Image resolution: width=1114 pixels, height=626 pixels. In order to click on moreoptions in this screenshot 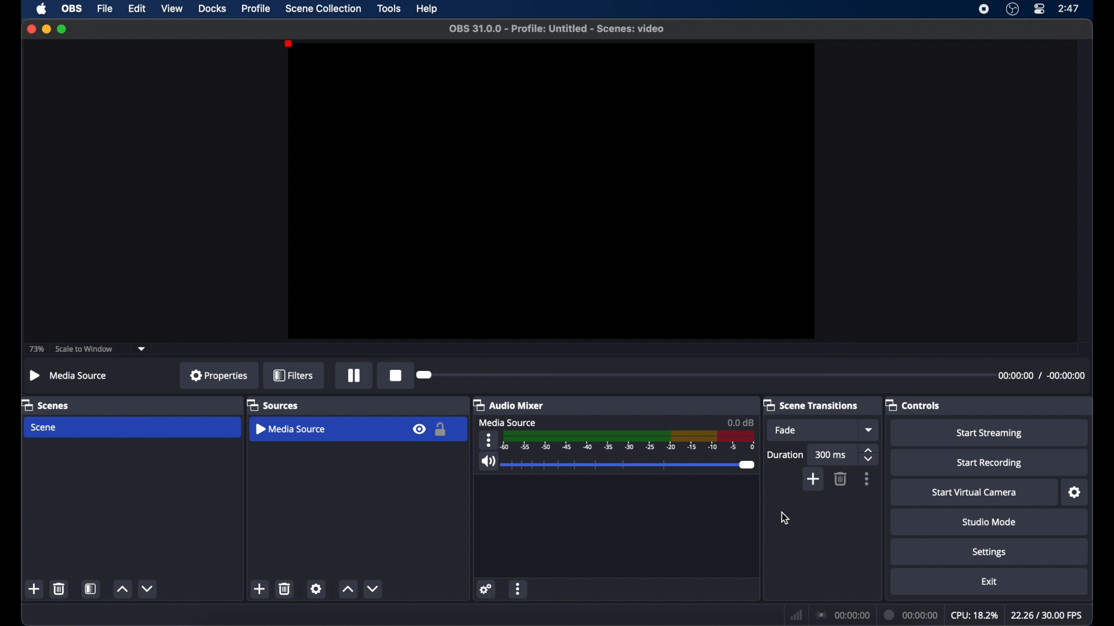, I will do `click(867, 479)`.